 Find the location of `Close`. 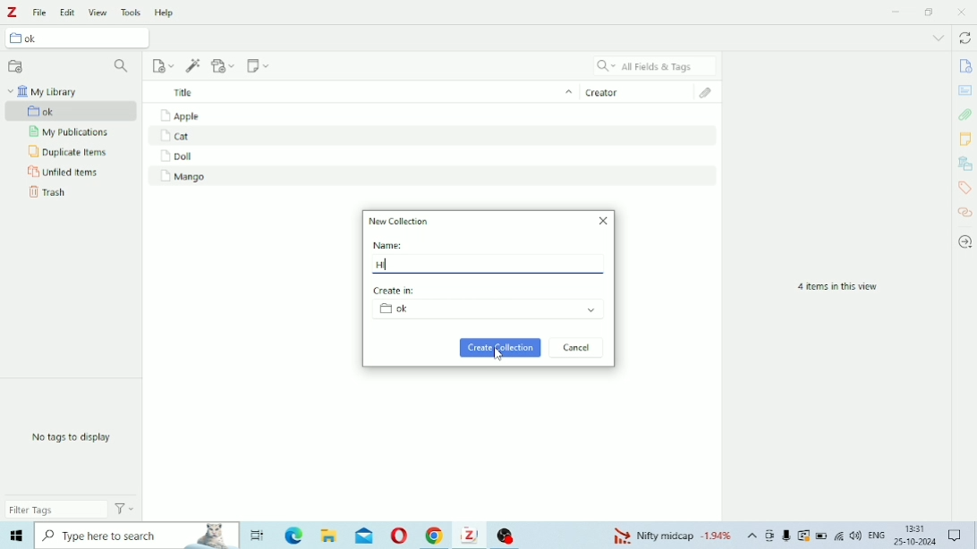

Close is located at coordinates (961, 12).